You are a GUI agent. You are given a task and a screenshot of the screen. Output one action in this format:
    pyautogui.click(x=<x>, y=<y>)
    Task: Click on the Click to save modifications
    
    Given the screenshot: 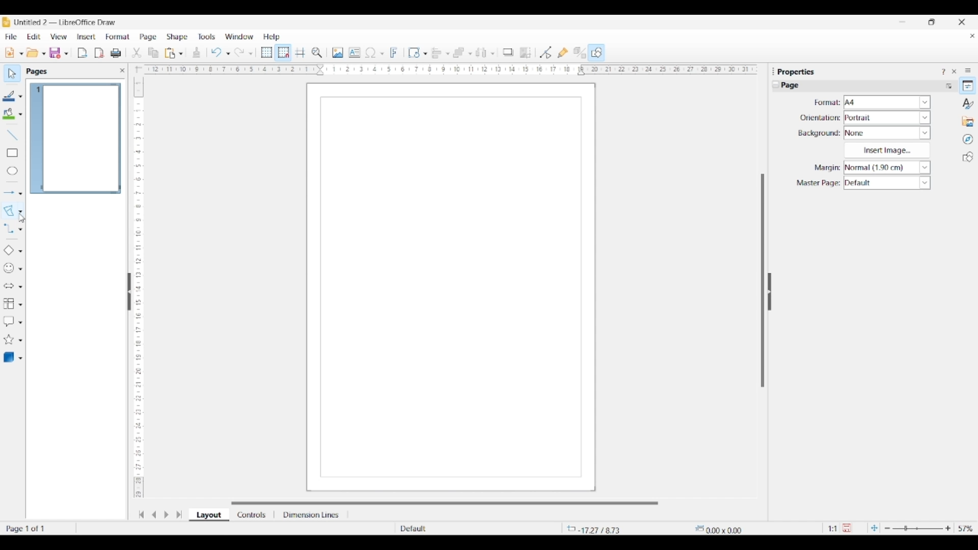 What is the action you would take?
    pyautogui.click(x=847, y=528)
    